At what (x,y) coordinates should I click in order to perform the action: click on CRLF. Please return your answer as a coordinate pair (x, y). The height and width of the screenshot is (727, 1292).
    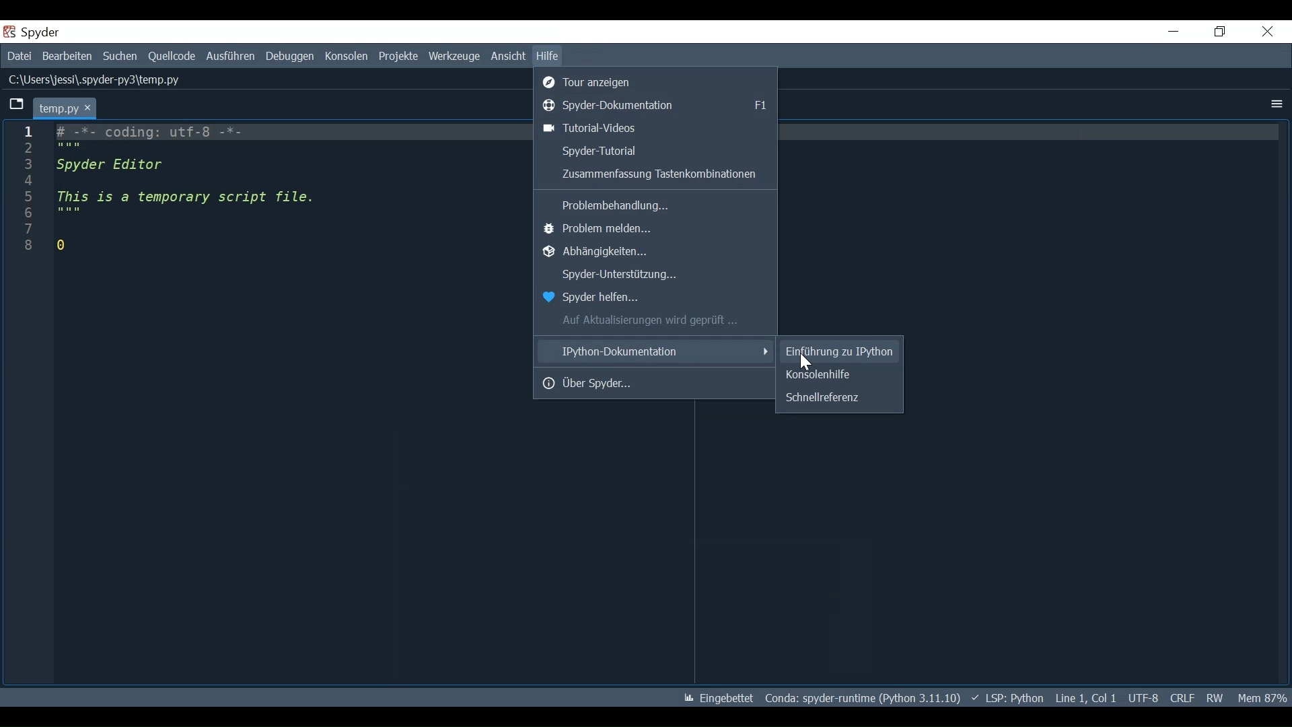
    Looking at the image, I should click on (1182, 698).